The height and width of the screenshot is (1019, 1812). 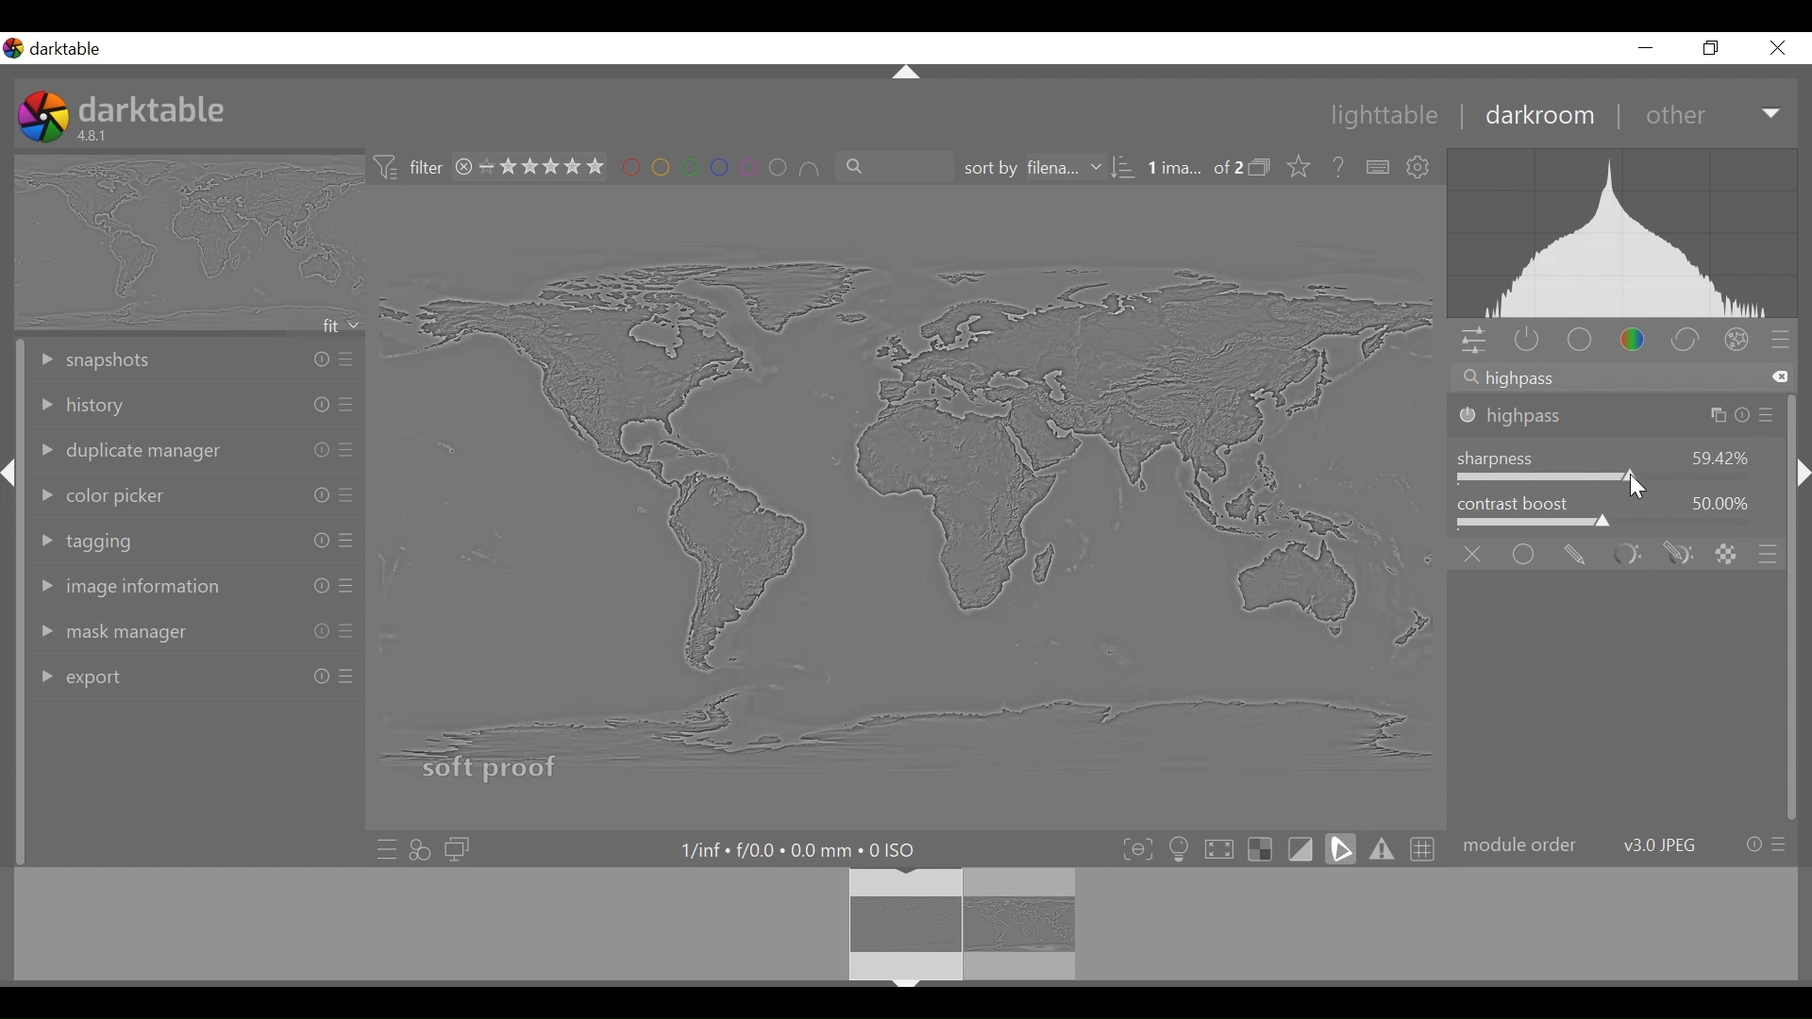 What do you see at coordinates (1781, 376) in the screenshot?
I see `Clear all text` at bounding box center [1781, 376].